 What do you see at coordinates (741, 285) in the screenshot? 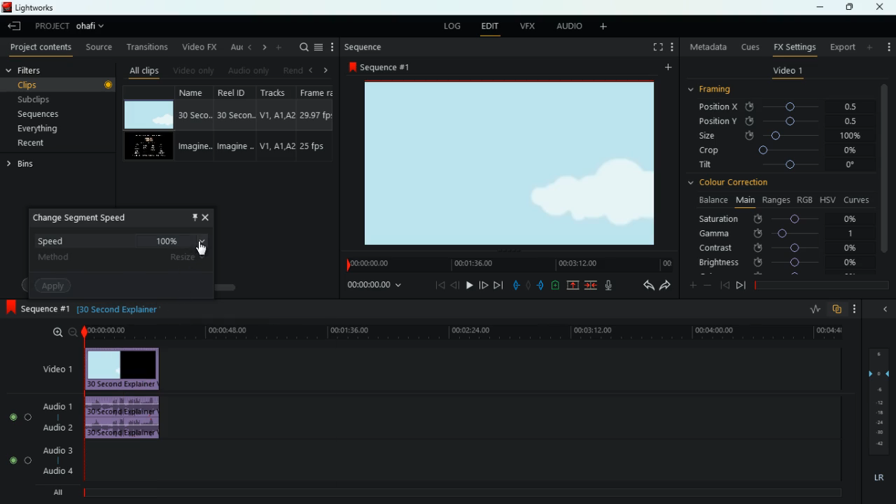
I see `end` at bounding box center [741, 285].